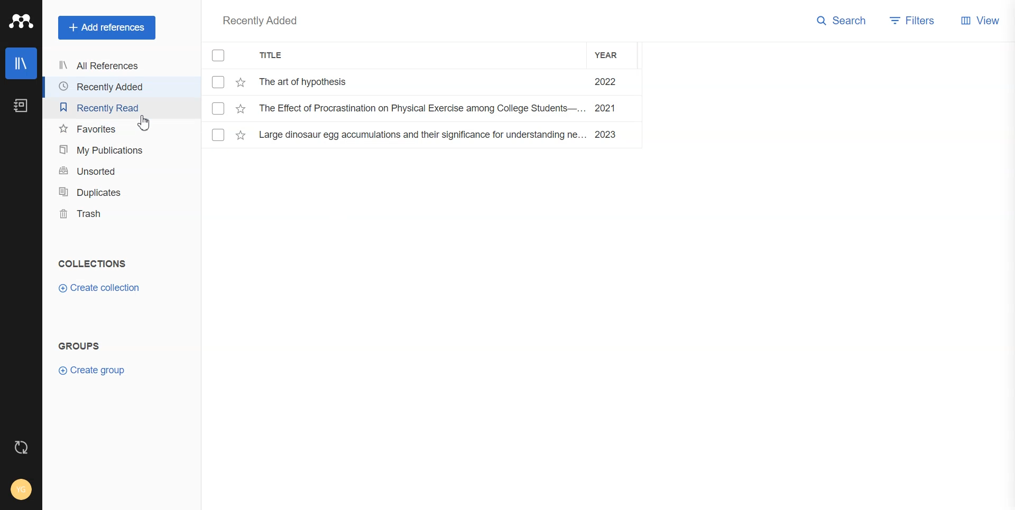 Image resolution: width=1015 pixels, height=510 pixels. What do you see at coordinates (95, 370) in the screenshot?
I see `Create group` at bounding box center [95, 370].